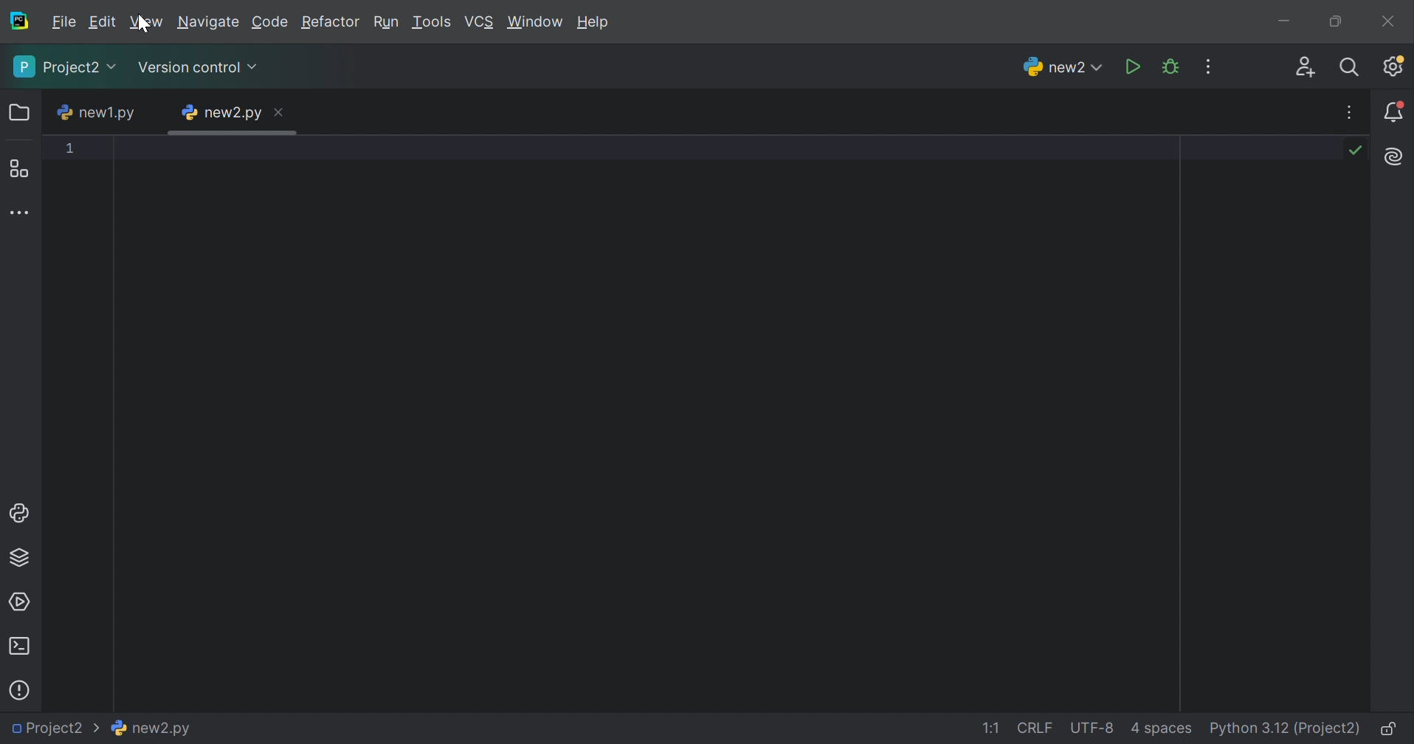 The image size is (1414, 744). I want to click on Updates available. IDE and Project Settings, so click(1394, 66).